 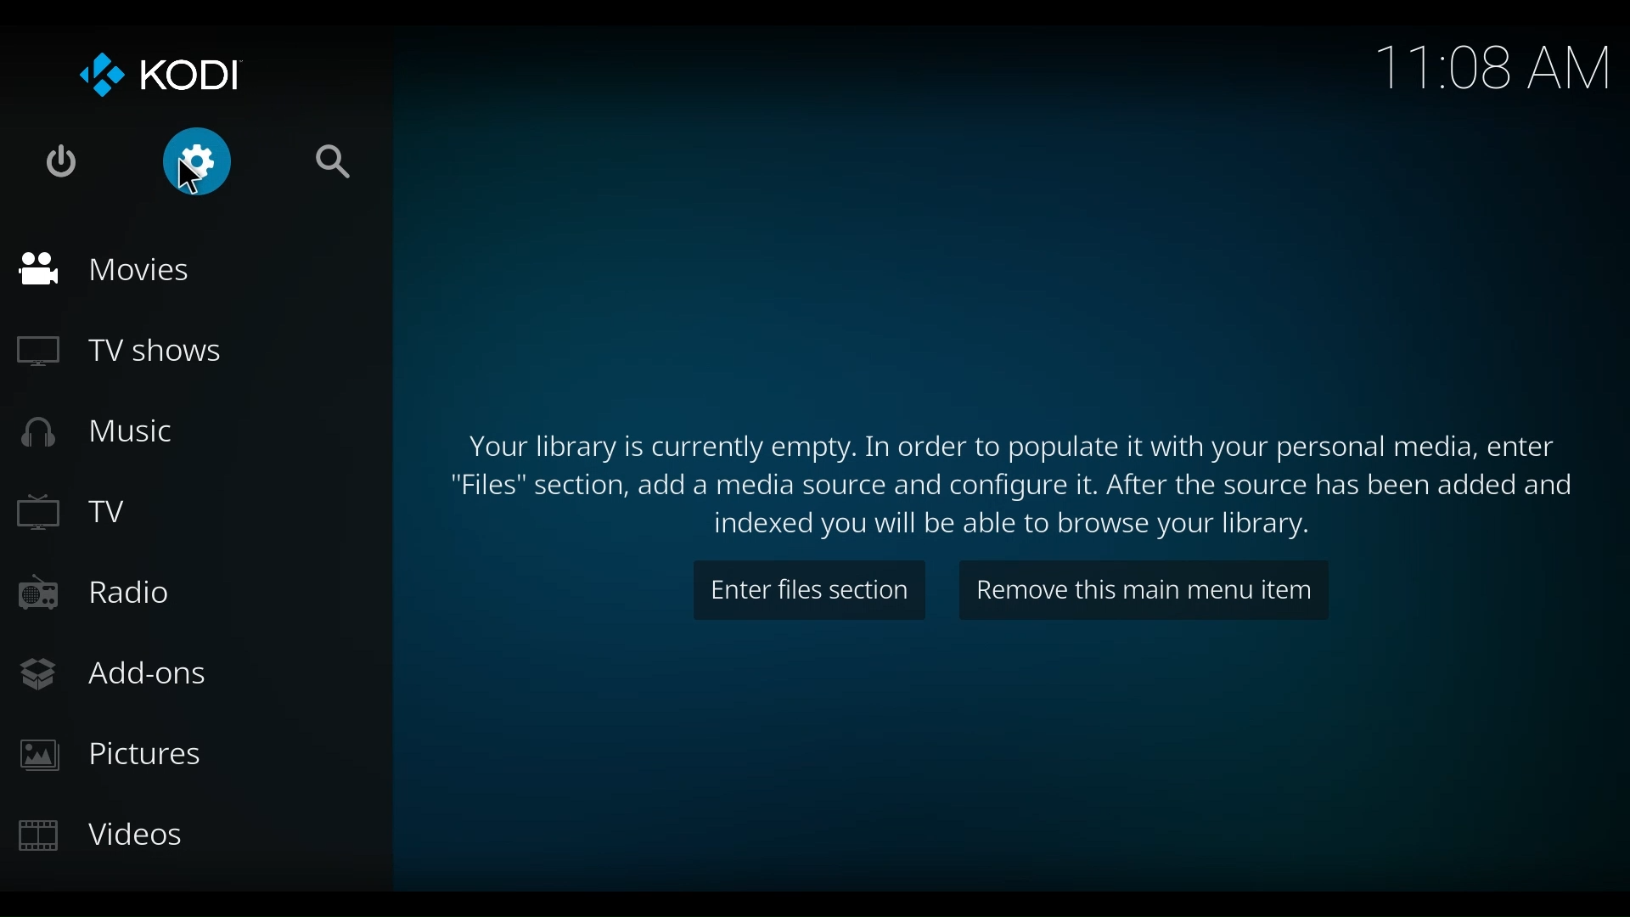 What do you see at coordinates (160, 76) in the screenshot?
I see `KODI` at bounding box center [160, 76].